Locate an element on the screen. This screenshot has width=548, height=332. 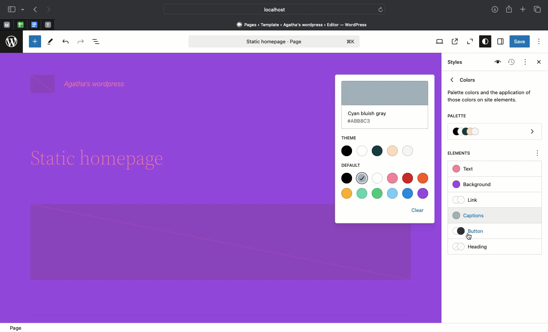
Palette is located at coordinates (457, 117).